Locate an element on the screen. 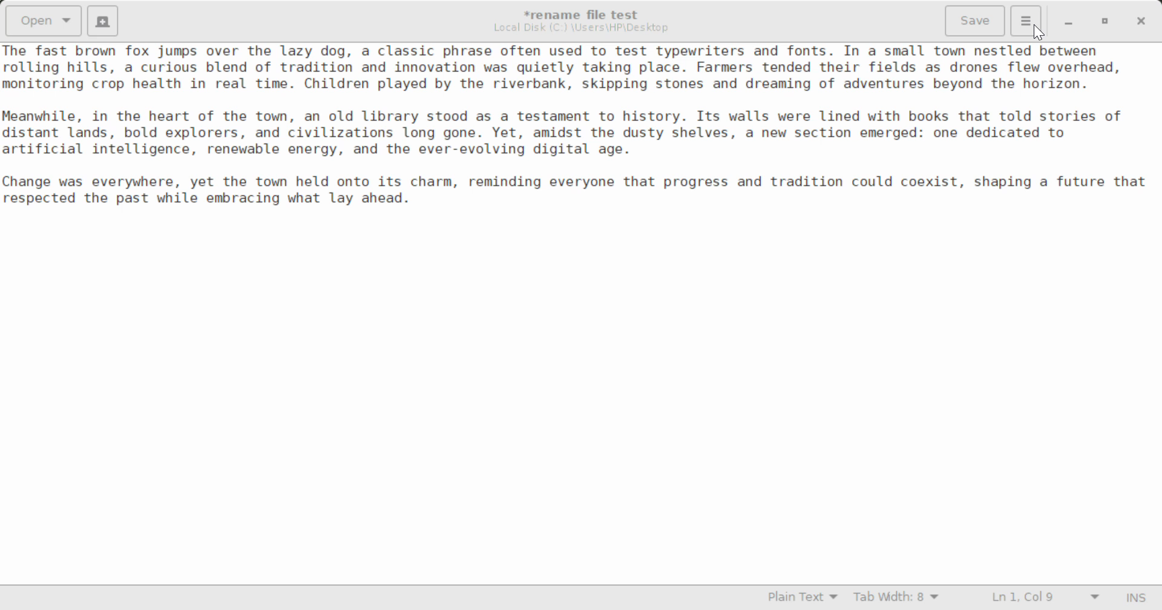 Image resolution: width=1162 pixels, height=610 pixels. Close Window is located at coordinates (1139, 21).